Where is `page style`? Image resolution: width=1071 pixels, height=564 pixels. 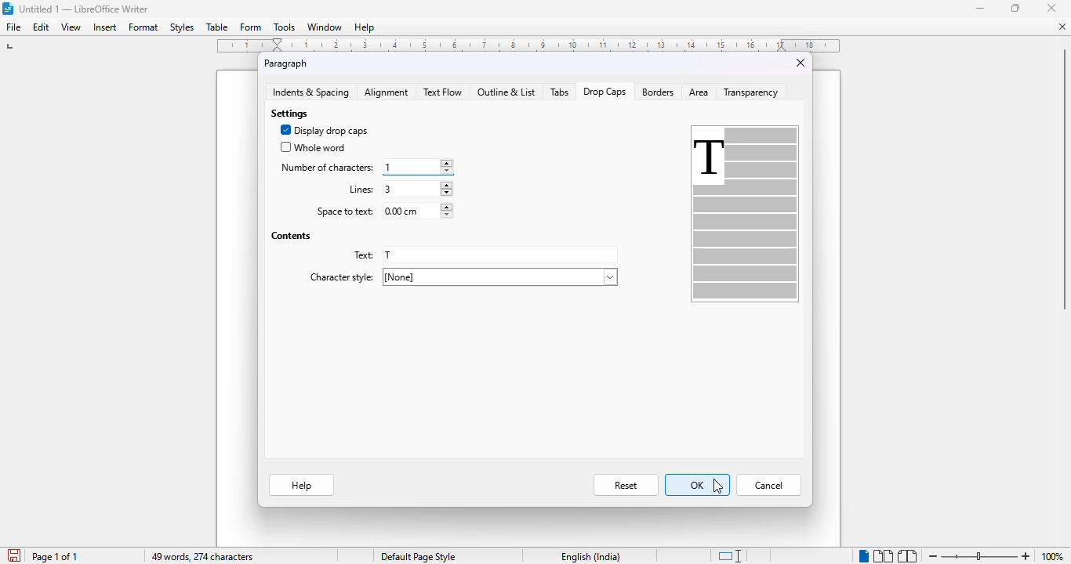 page style is located at coordinates (418, 556).